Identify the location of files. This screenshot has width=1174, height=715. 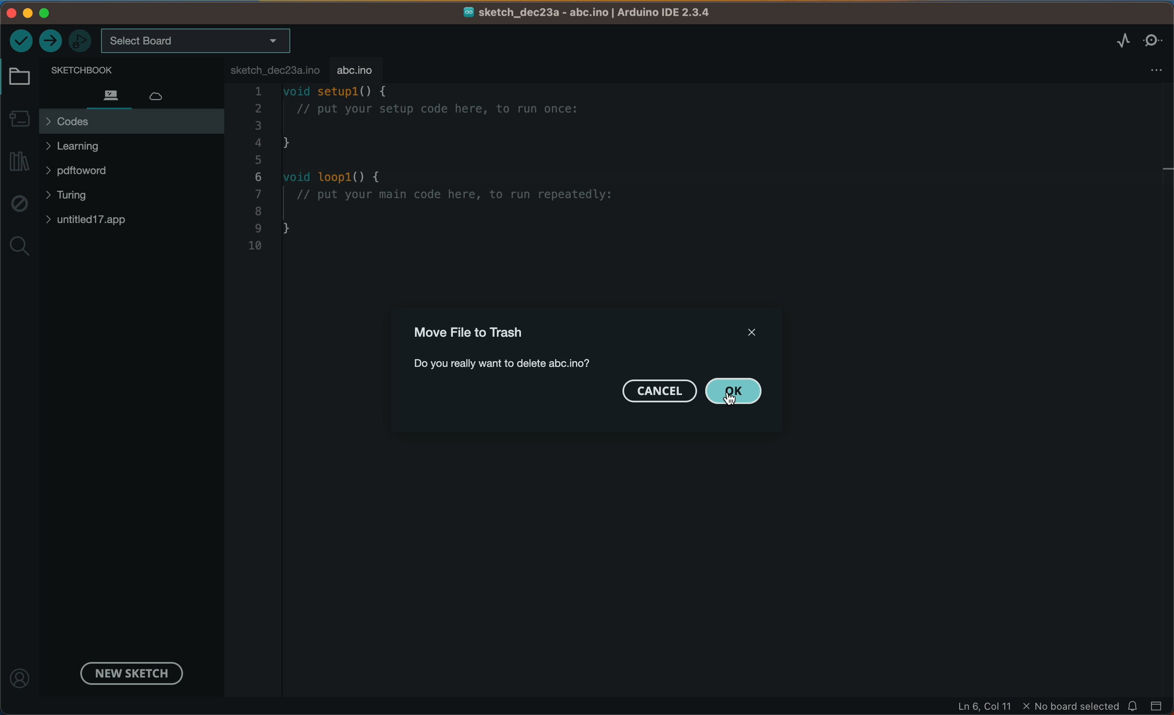
(109, 94).